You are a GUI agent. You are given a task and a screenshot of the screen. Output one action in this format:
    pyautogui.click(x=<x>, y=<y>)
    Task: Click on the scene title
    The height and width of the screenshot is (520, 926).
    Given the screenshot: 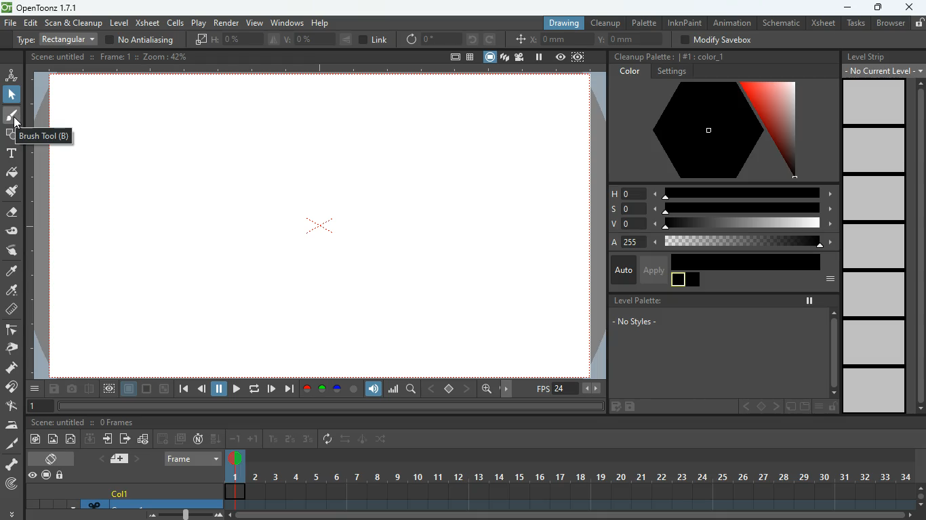 What is the action you would take?
    pyautogui.click(x=61, y=422)
    